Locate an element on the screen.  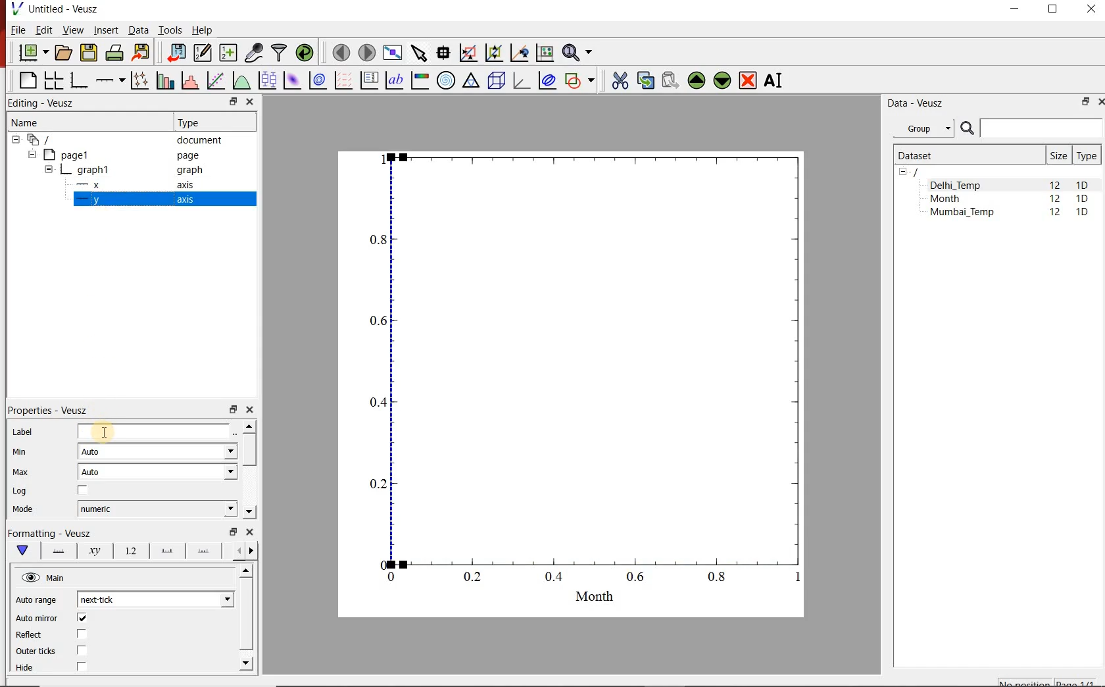
Dataset is located at coordinates (966, 155).